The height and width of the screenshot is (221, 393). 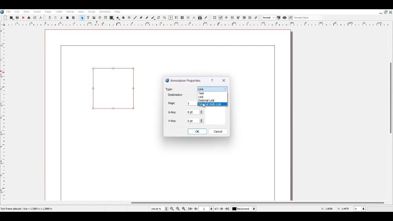 What do you see at coordinates (41, 18) in the screenshot?
I see `Save as PDF` at bounding box center [41, 18].